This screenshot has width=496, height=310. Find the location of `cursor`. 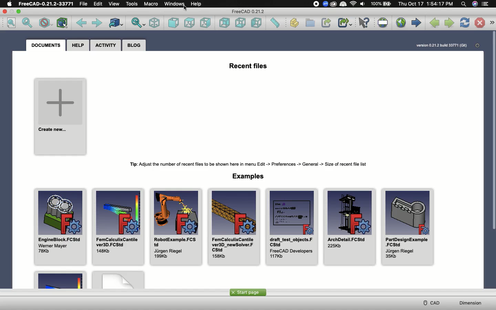

cursor is located at coordinates (185, 8).